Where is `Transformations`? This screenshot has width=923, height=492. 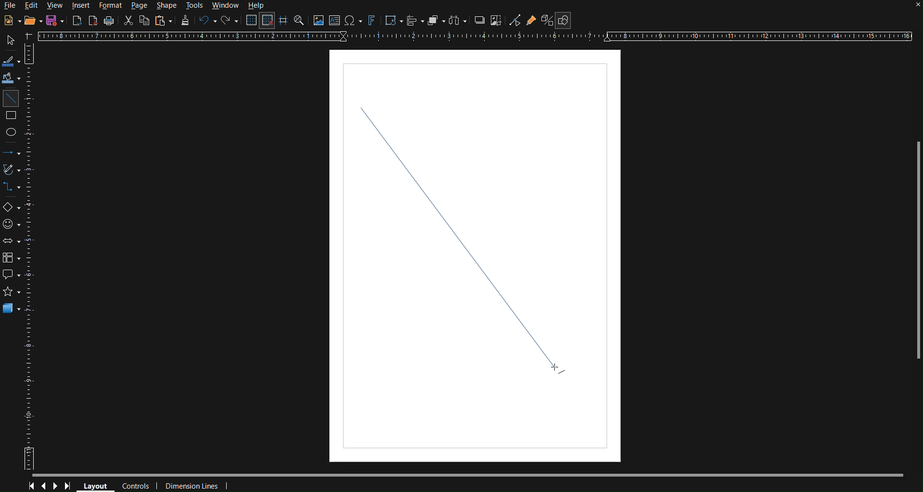 Transformations is located at coordinates (393, 21).